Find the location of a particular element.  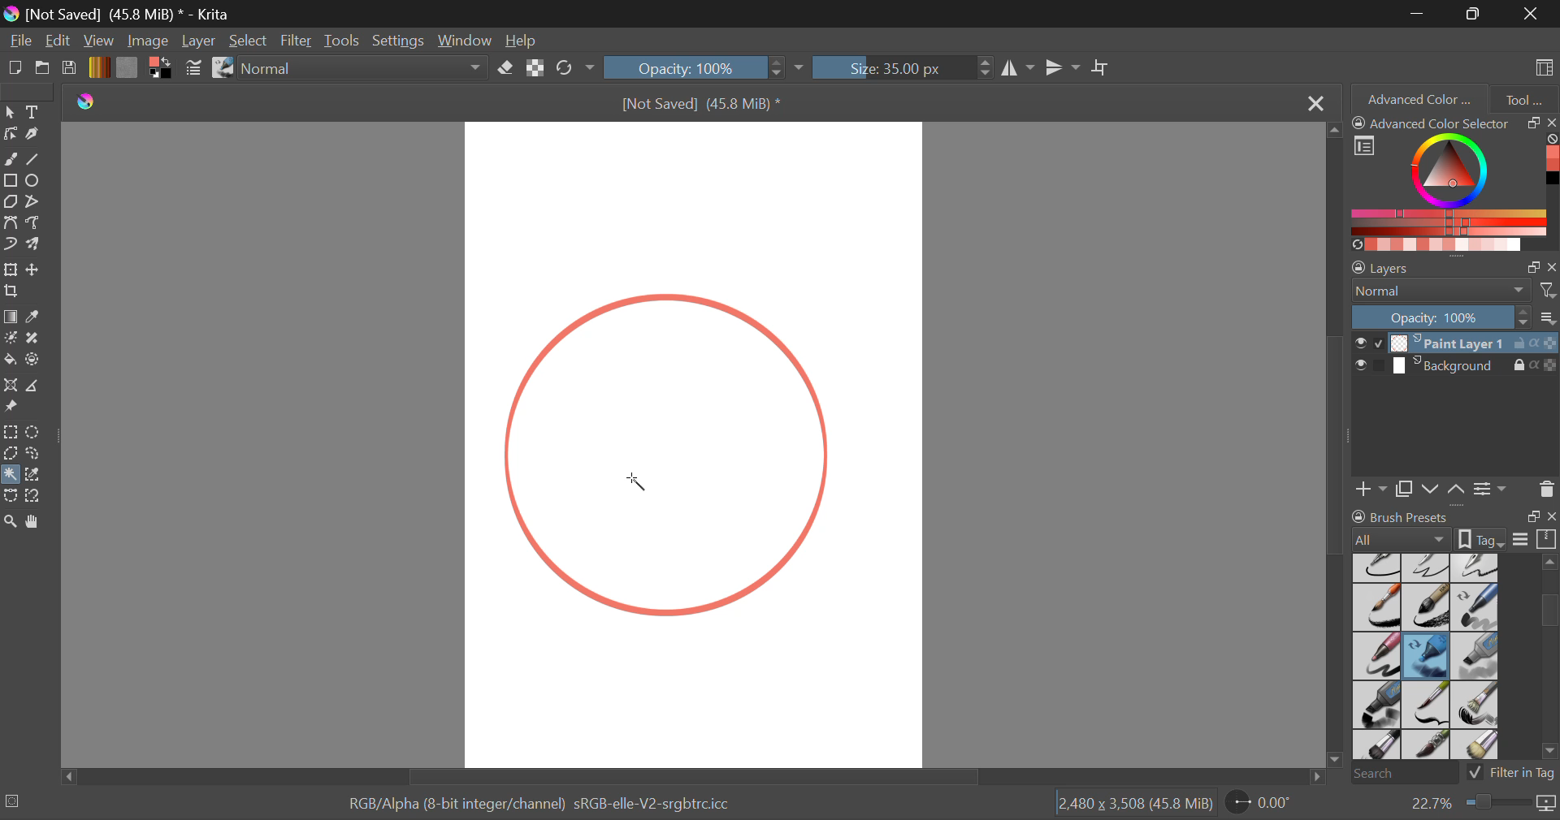

[Not Saved] (45.8 MiB) * - Krita is located at coordinates (131, 13).